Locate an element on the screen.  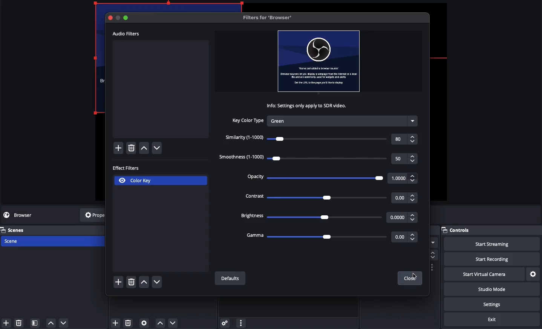
Info is located at coordinates (306, 106).